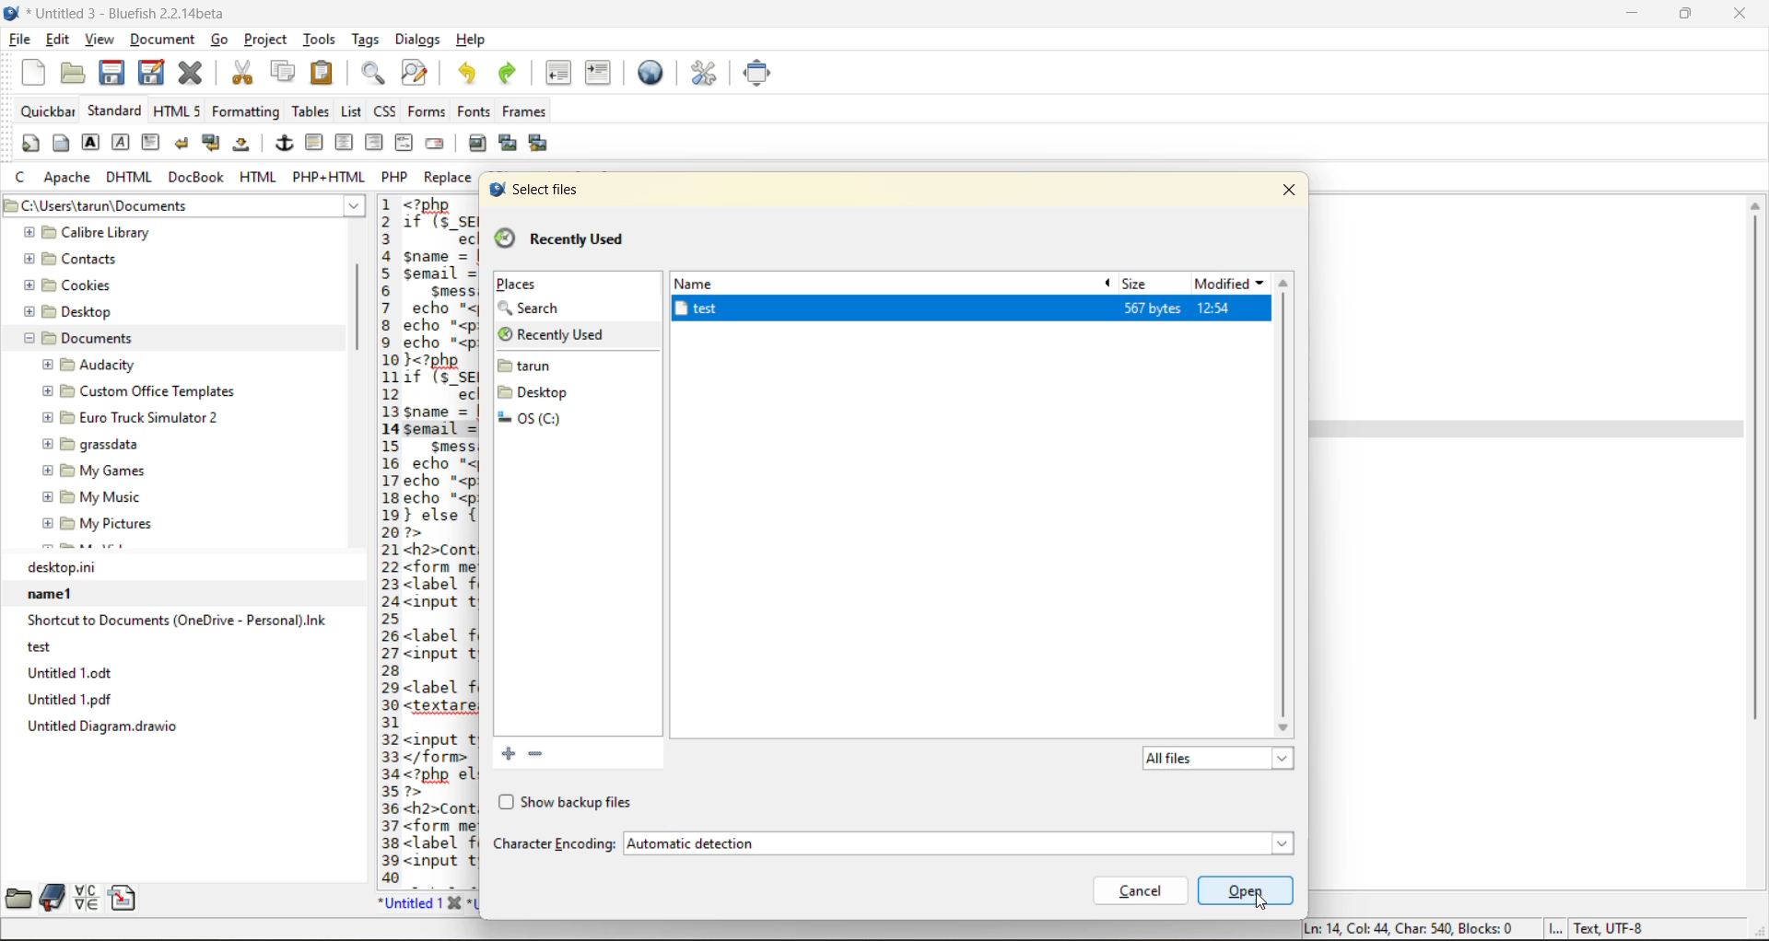  Describe the element at coordinates (21, 41) in the screenshot. I see `file` at that location.